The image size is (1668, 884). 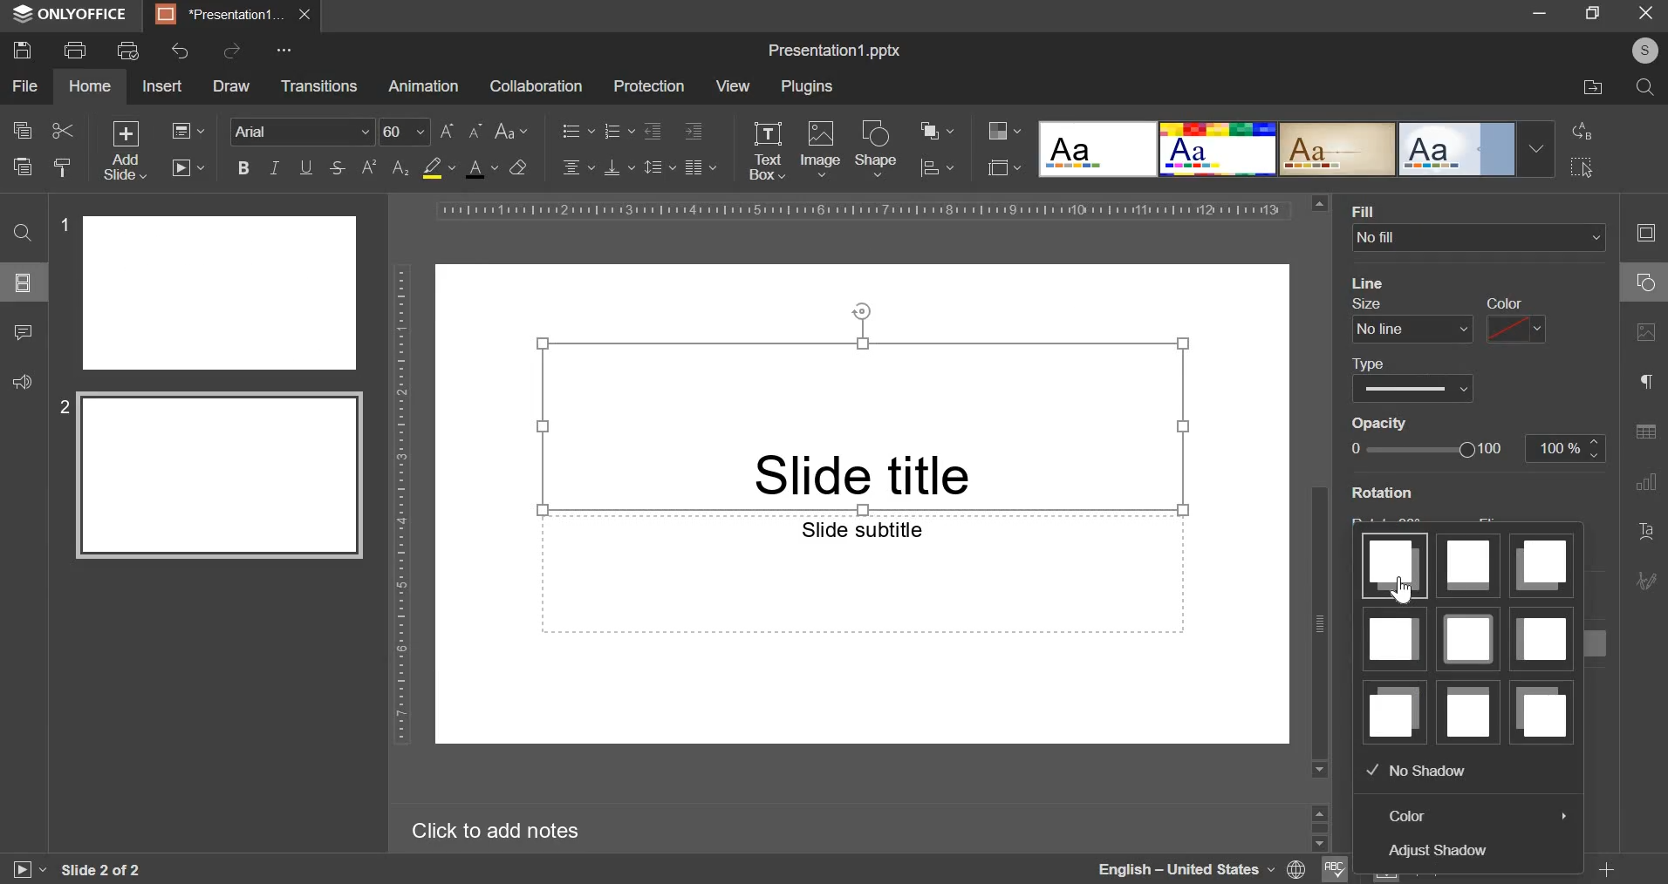 I want to click on slide 1 of 1, so click(x=98, y=870).